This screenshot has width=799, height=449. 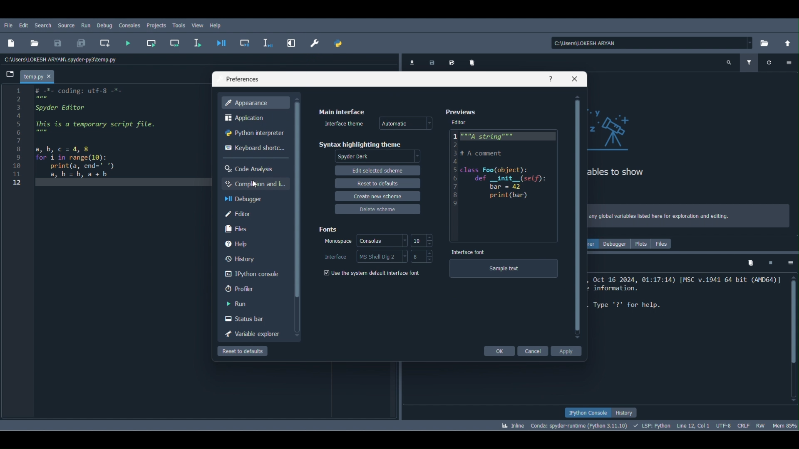 I want to click on Change to parent directory, so click(x=786, y=44).